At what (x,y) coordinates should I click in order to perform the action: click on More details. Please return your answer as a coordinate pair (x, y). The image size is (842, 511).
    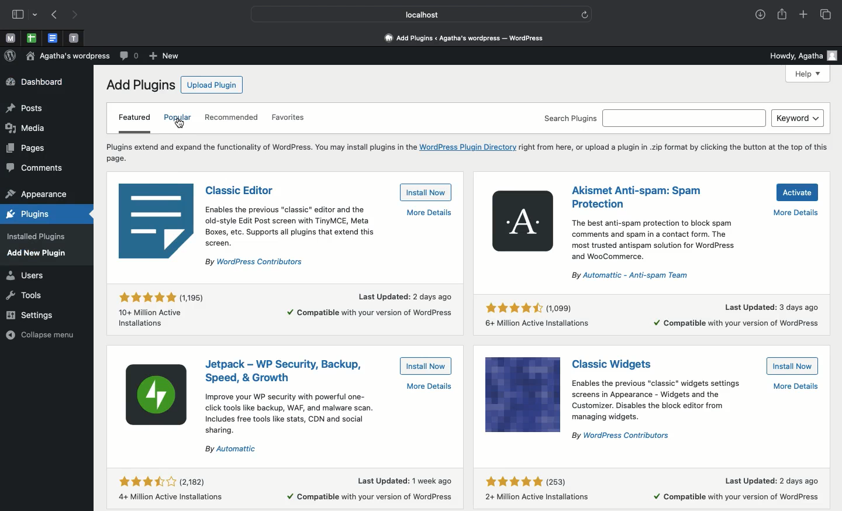
    Looking at the image, I should click on (736, 316).